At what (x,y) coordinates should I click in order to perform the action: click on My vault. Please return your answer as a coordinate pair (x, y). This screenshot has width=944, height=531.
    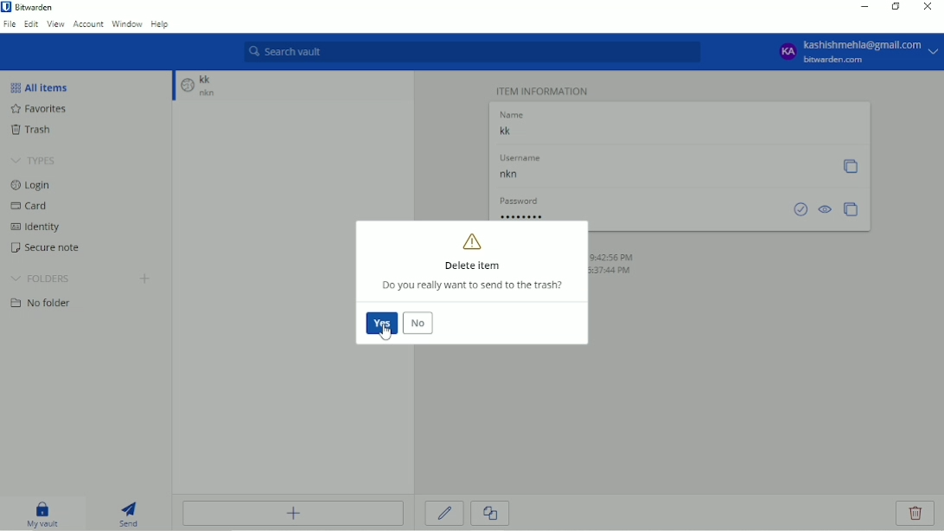
    Looking at the image, I should click on (44, 514).